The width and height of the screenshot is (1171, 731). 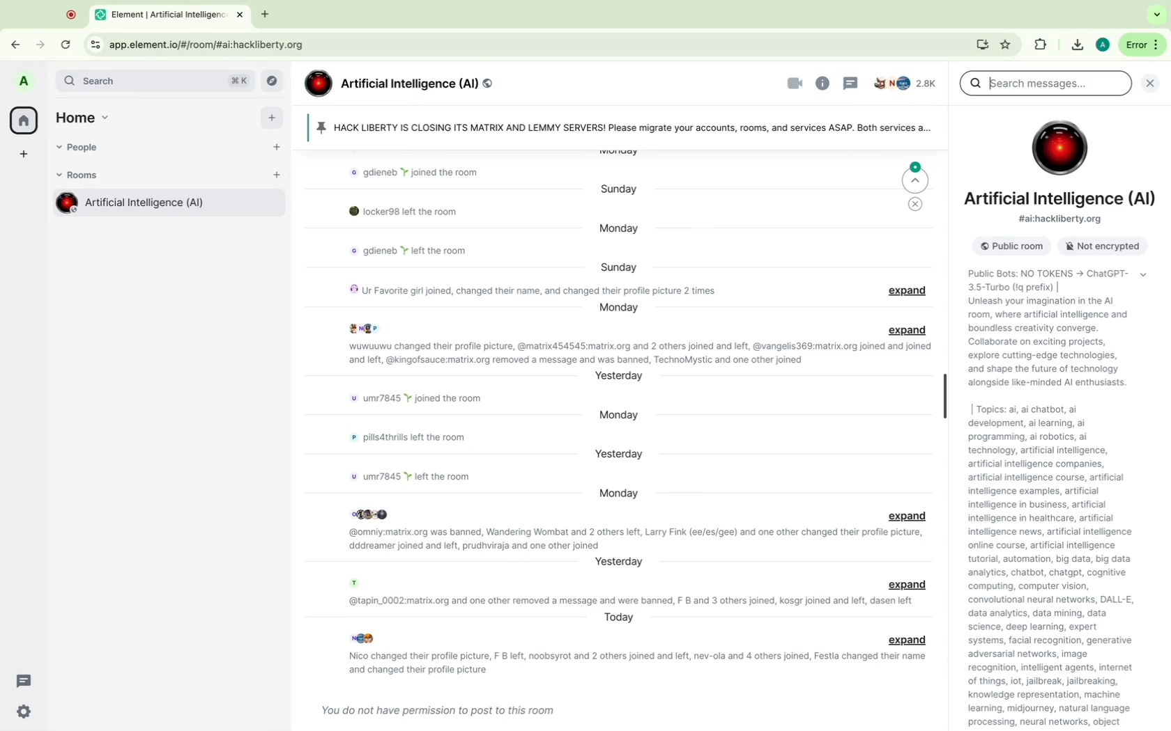 What do you see at coordinates (1076, 45) in the screenshot?
I see `download` at bounding box center [1076, 45].